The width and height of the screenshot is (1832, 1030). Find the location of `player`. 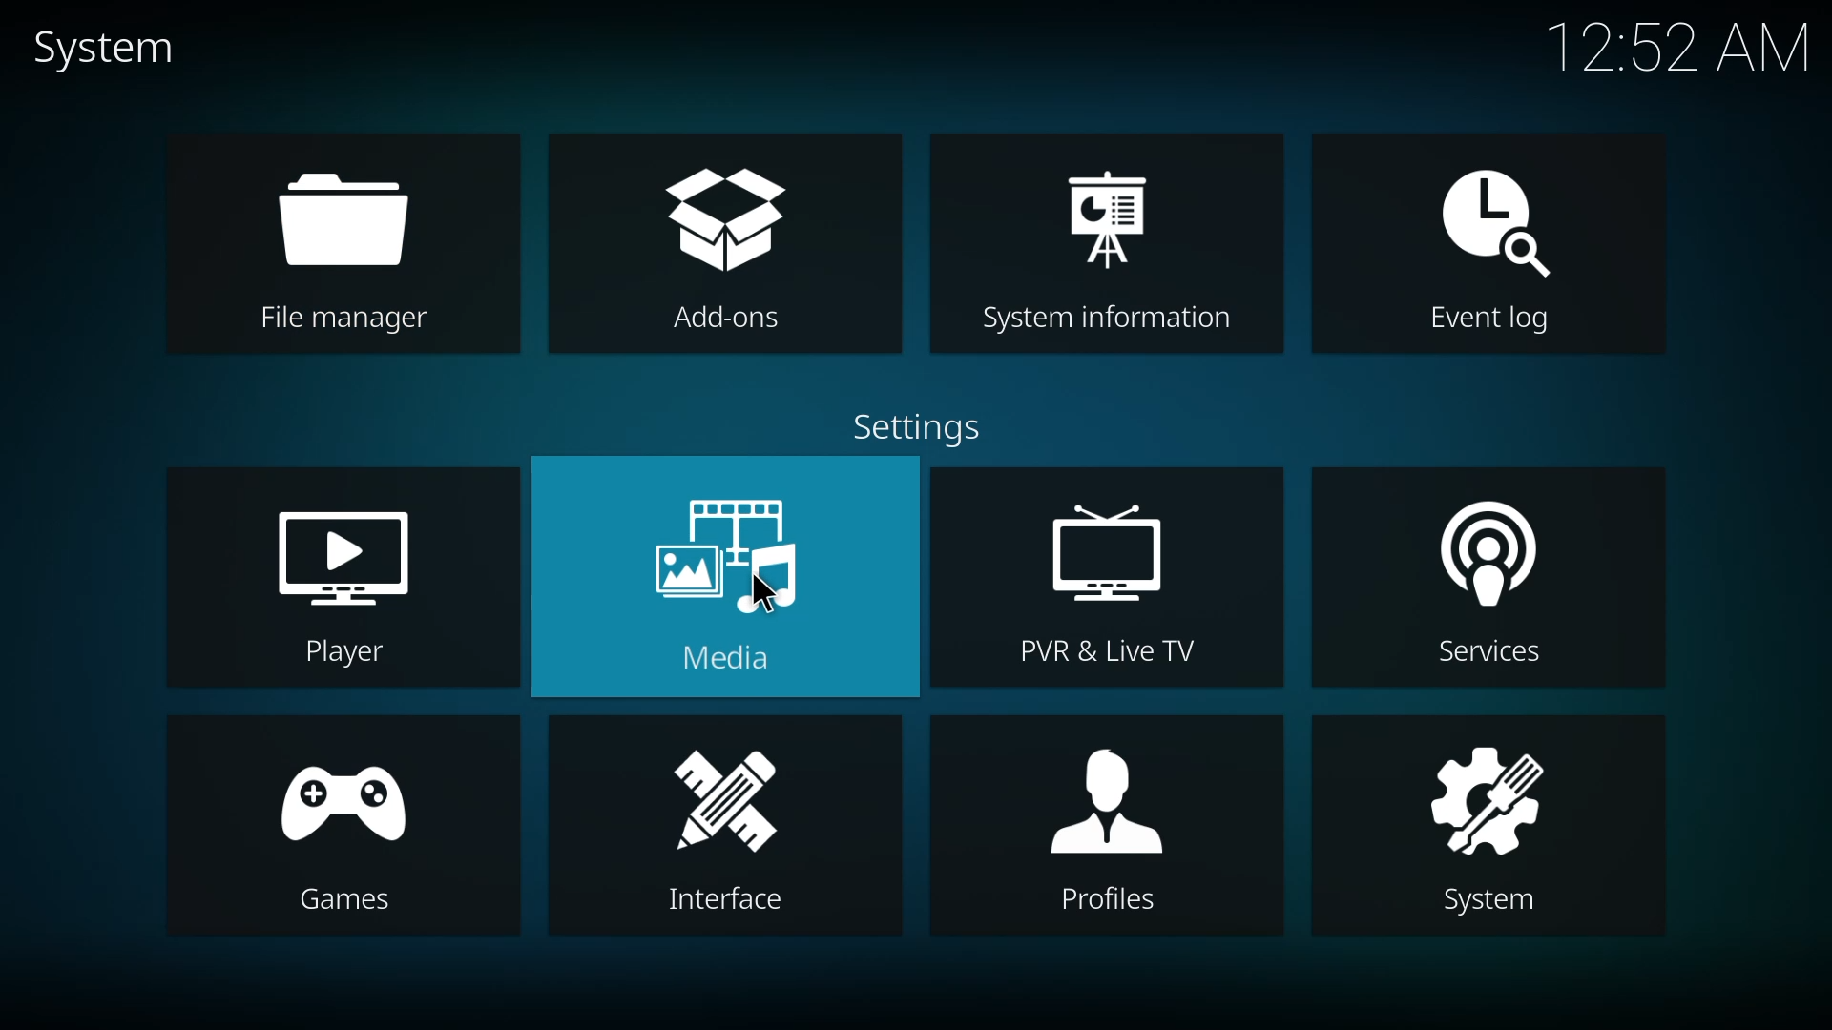

player is located at coordinates (346, 552).